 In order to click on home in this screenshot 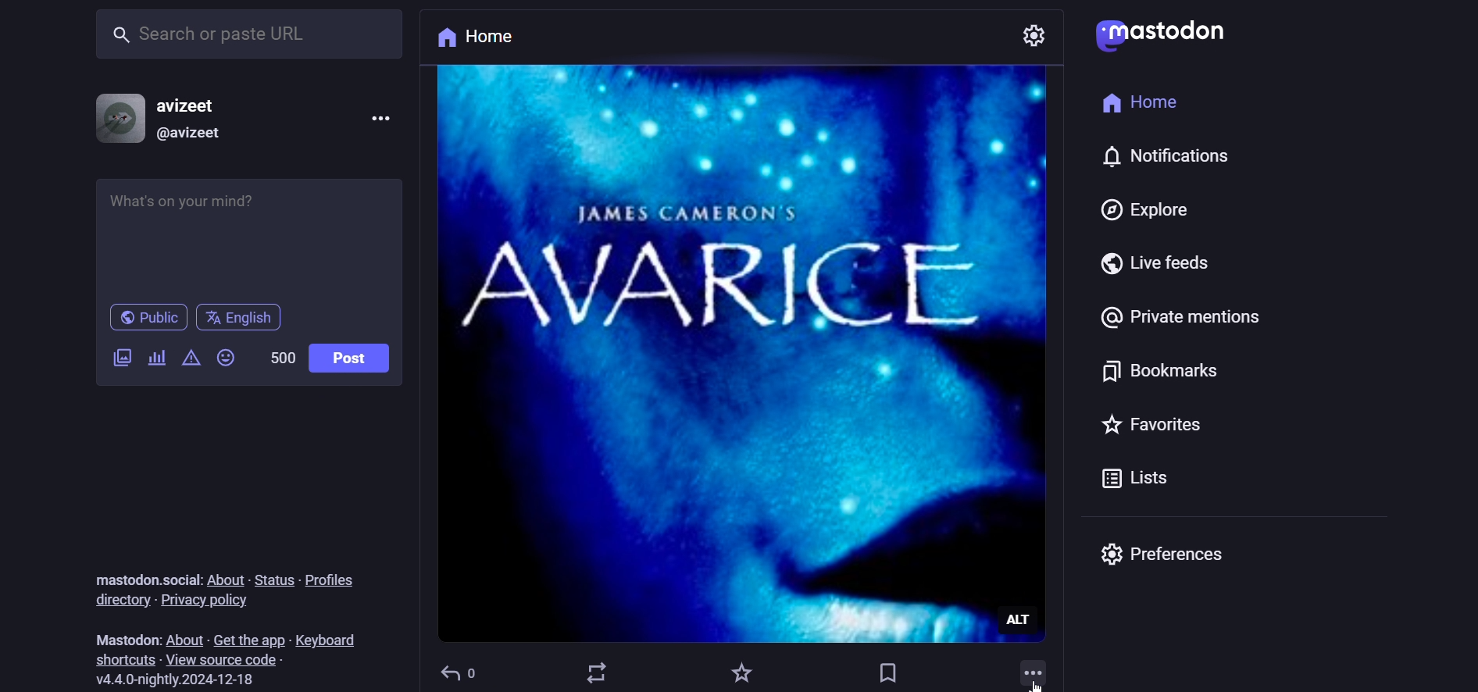, I will do `click(1141, 99)`.